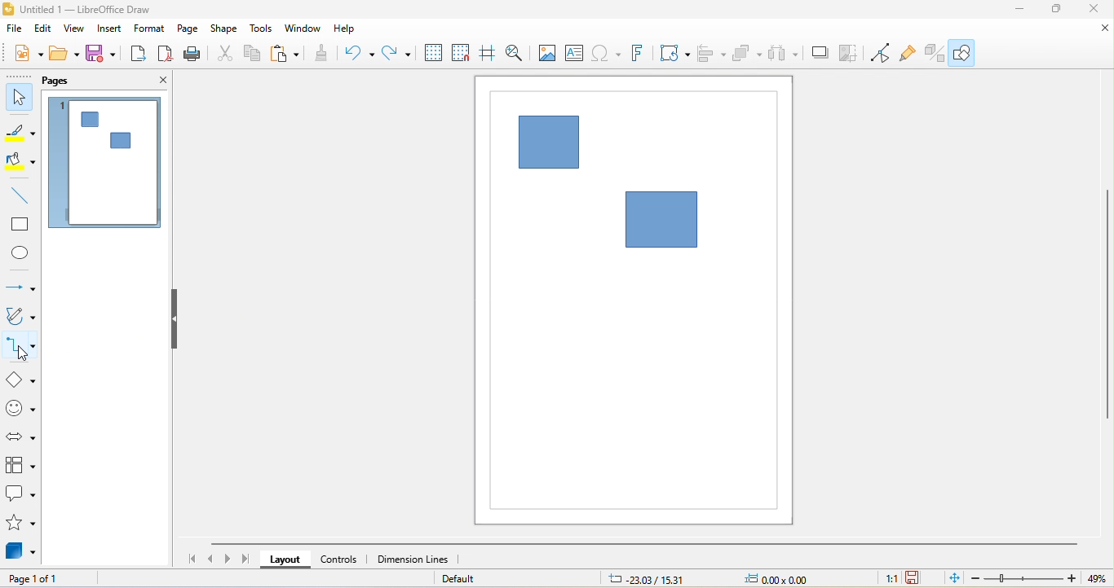 This screenshot has height=588, width=1114. Describe the element at coordinates (75, 29) in the screenshot. I see `view` at that location.